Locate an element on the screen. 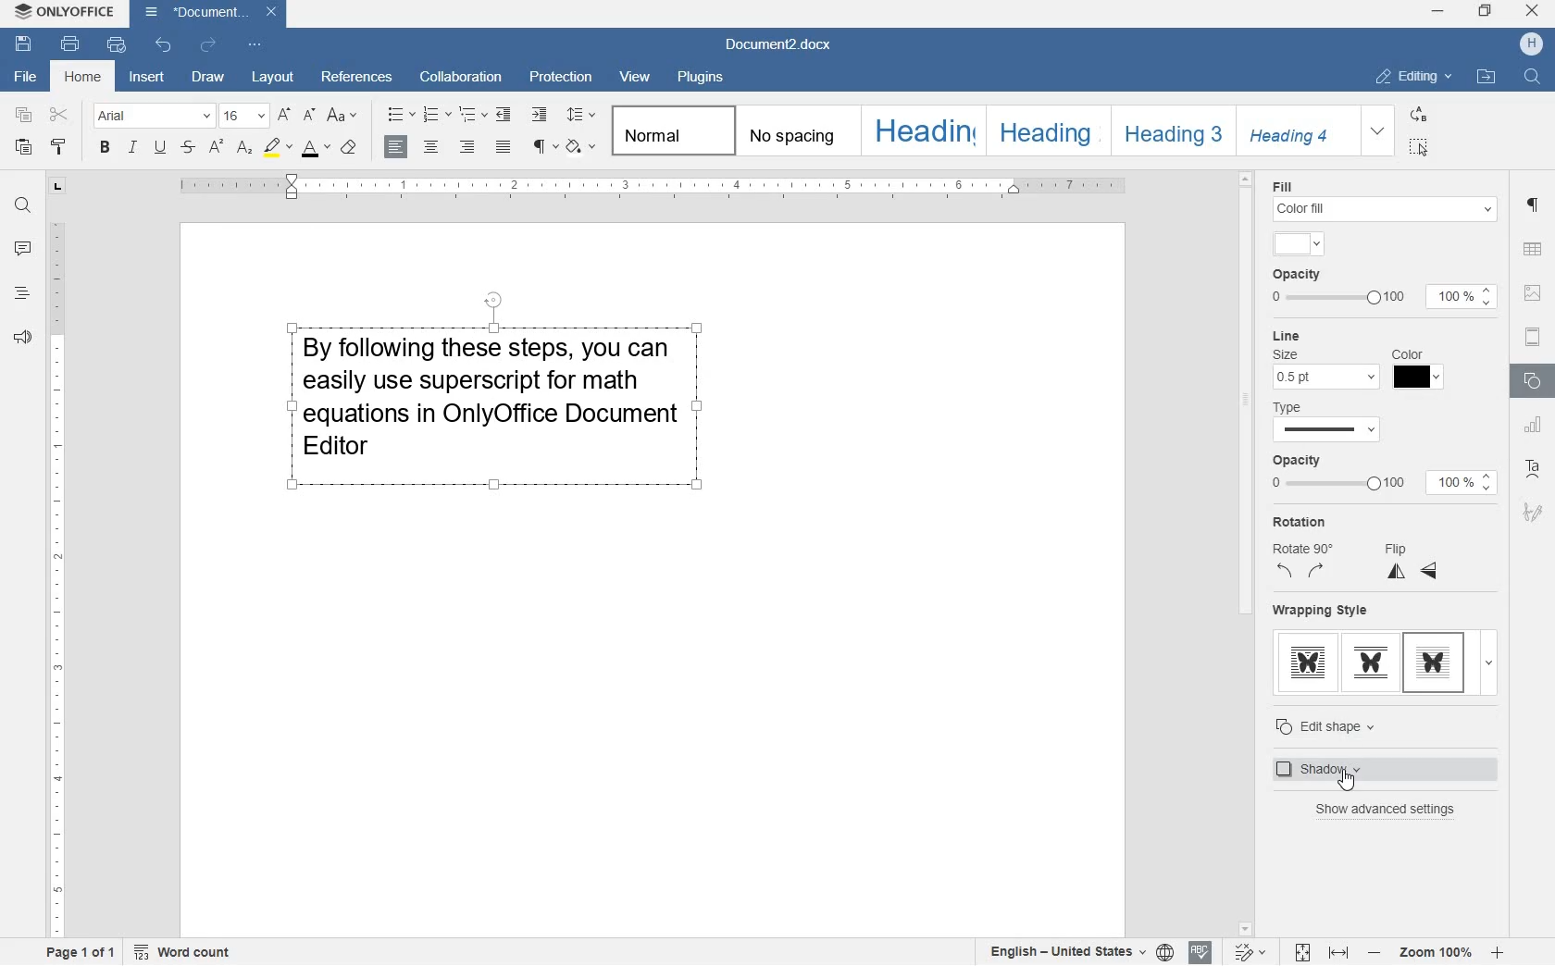 The height and width of the screenshot is (966, 1555). multilevel list is located at coordinates (474, 115).